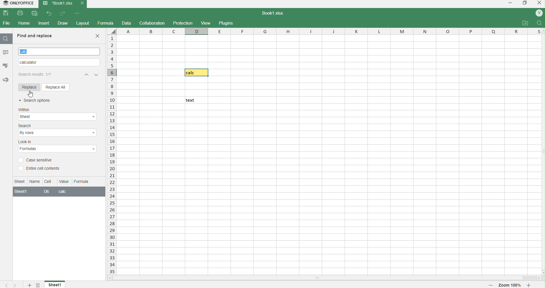 This screenshot has width=545, height=288. What do you see at coordinates (55, 284) in the screenshot?
I see `sheet 1` at bounding box center [55, 284].